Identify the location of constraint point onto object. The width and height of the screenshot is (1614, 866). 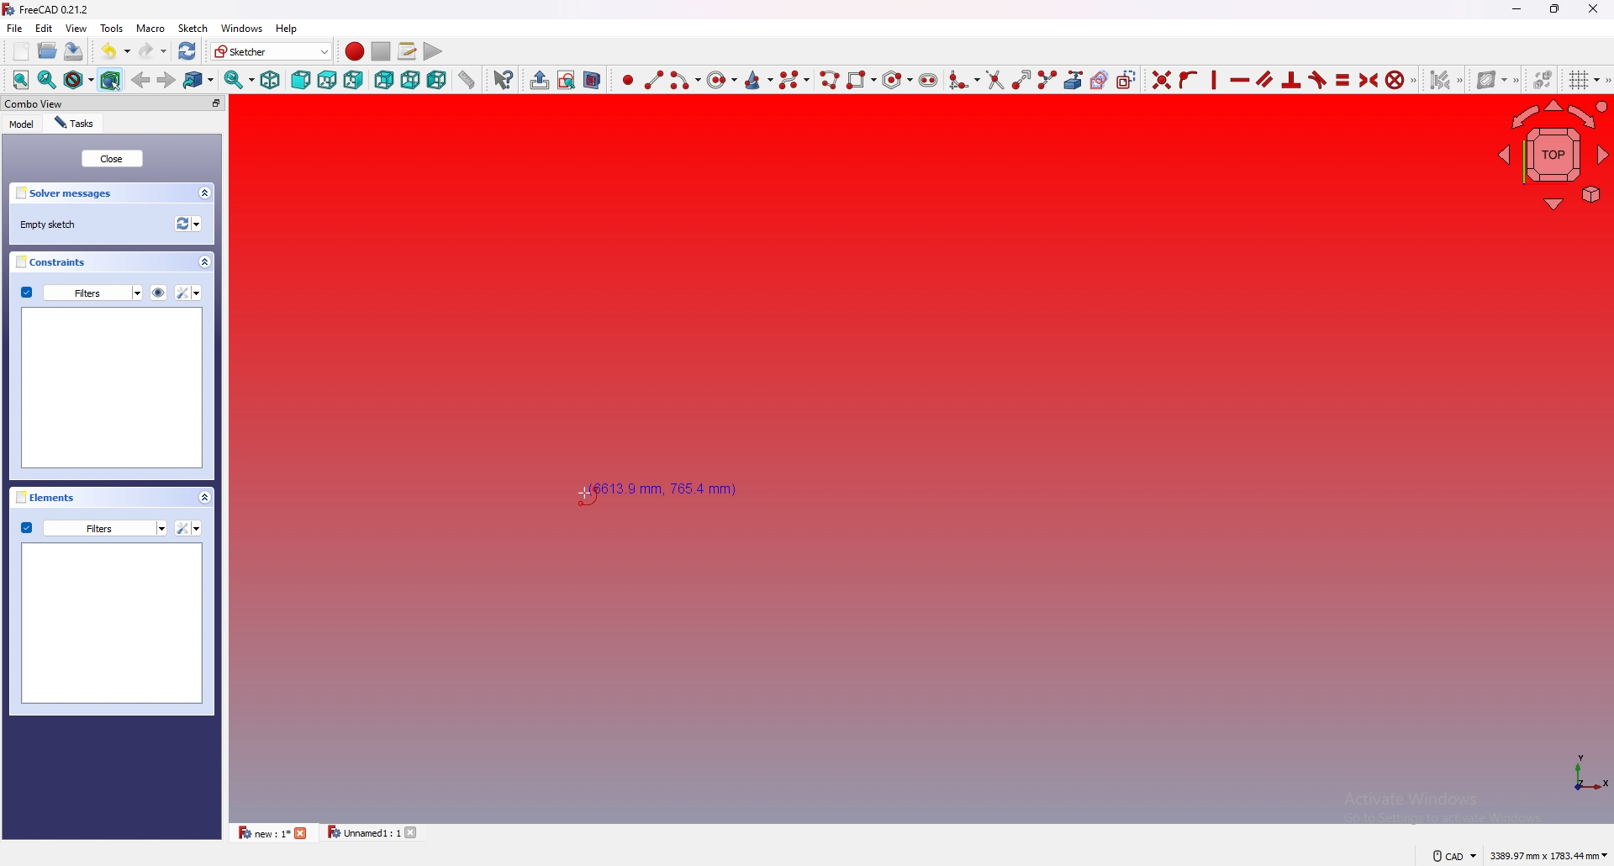
(1189, 80).